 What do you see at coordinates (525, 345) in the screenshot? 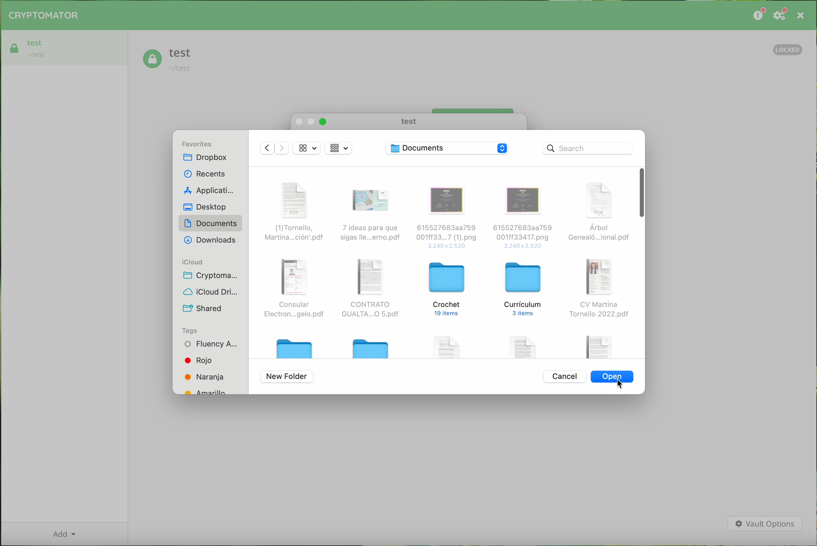
I see `file` at bounding box center [525, 345].